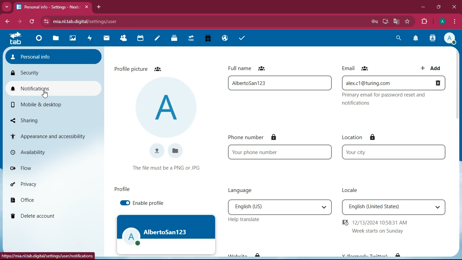  What do you see at coordinates (158, 69) in the screenshot?
I see `friends` at bounding box center [158, 69].